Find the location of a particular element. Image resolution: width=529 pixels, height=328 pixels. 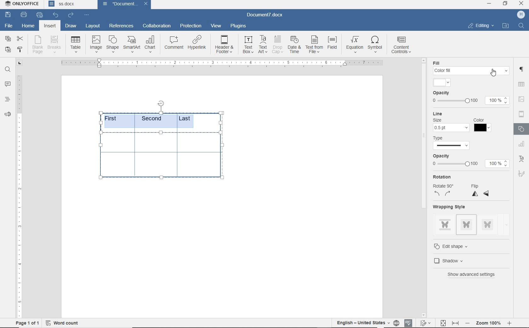

scroll up is located at coordinates (423, 60).